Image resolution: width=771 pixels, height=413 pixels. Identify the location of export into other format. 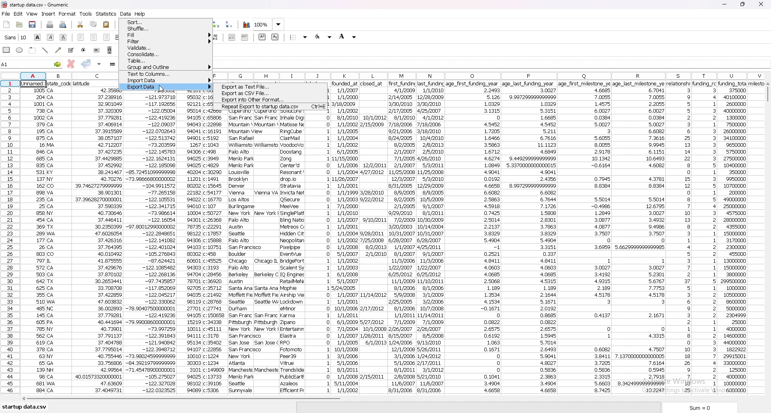
(270, 100).